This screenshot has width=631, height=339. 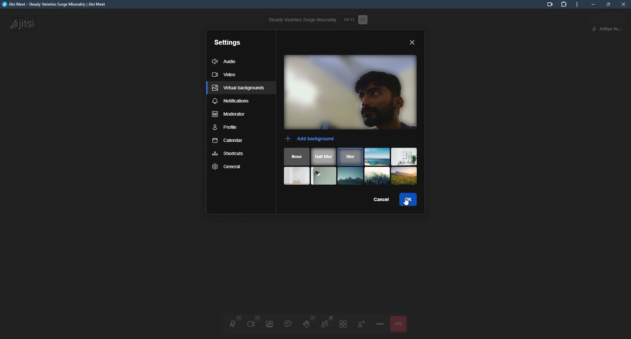 What do you see at coordinates (226, 128) in the screenshot?
I see `profile` at bounding box center [226, 128].